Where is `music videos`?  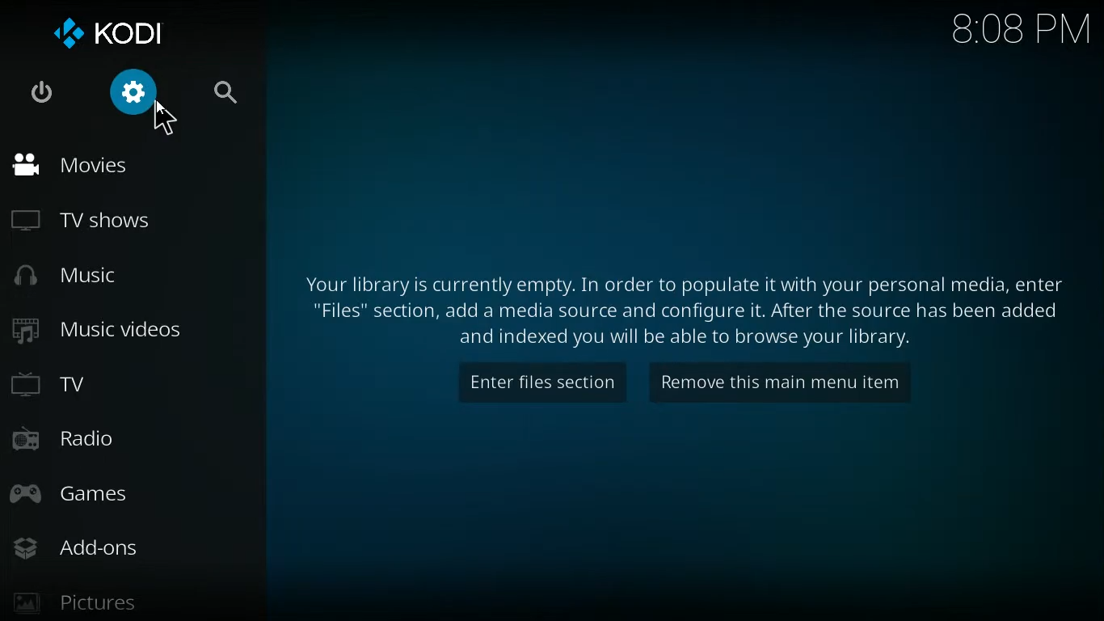 music videos is located at coordinates (102, 339).